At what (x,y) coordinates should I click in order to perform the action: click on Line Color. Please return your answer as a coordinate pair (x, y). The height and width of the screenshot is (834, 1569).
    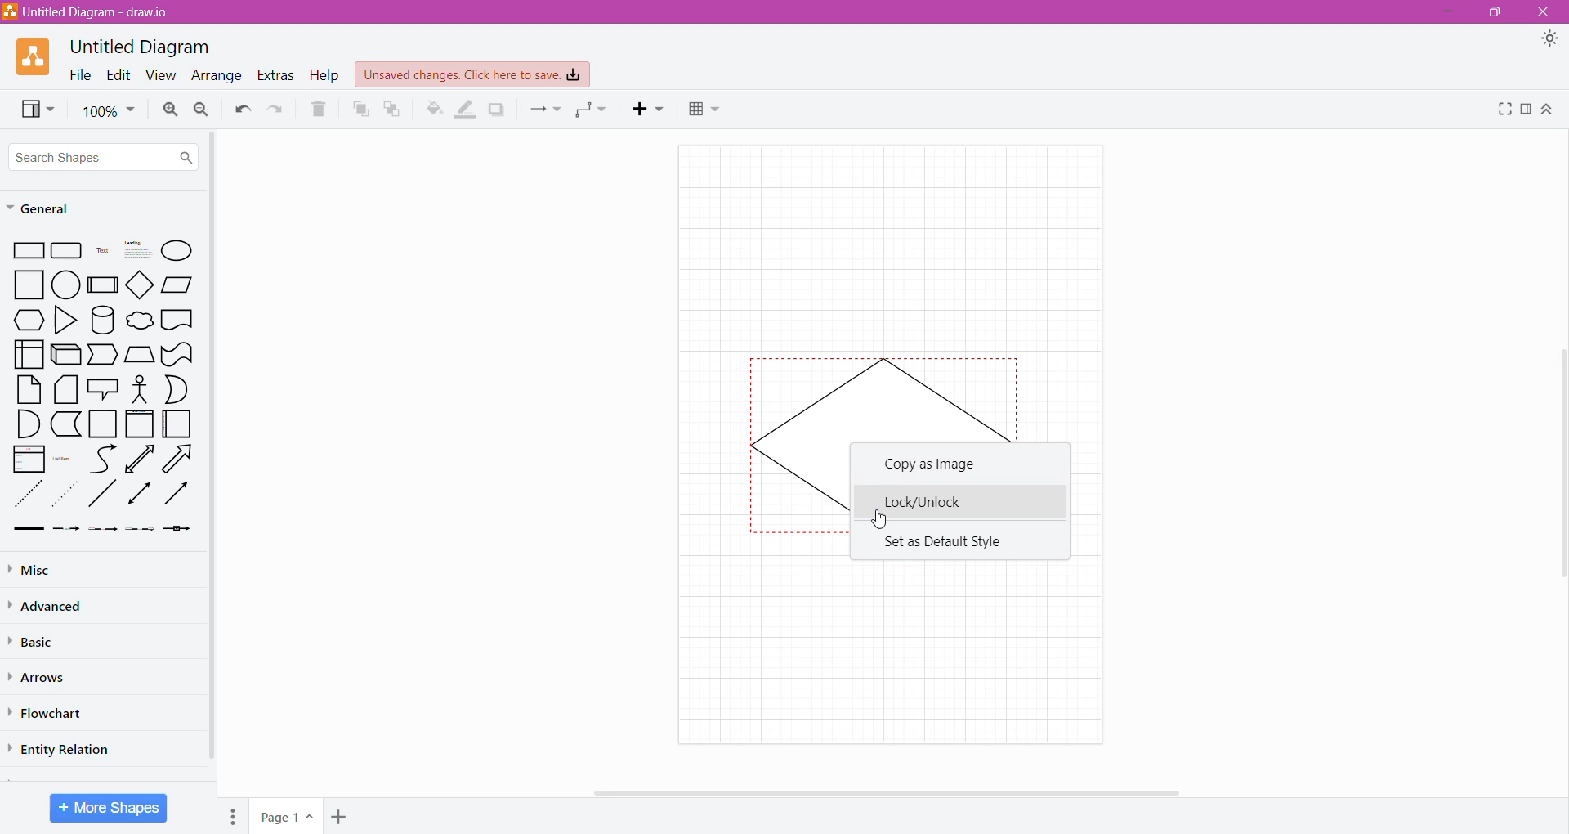
    Looking at the image, I should click on (466, 110).